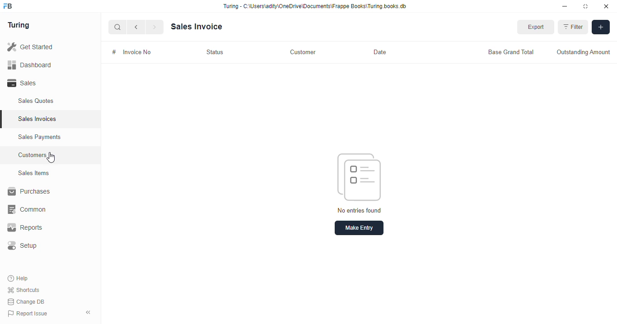 The width and height of the screenshot is (617, 324). Describe the element at coordinates (602, 28) in the screenshot. I see `add filters` at that location.